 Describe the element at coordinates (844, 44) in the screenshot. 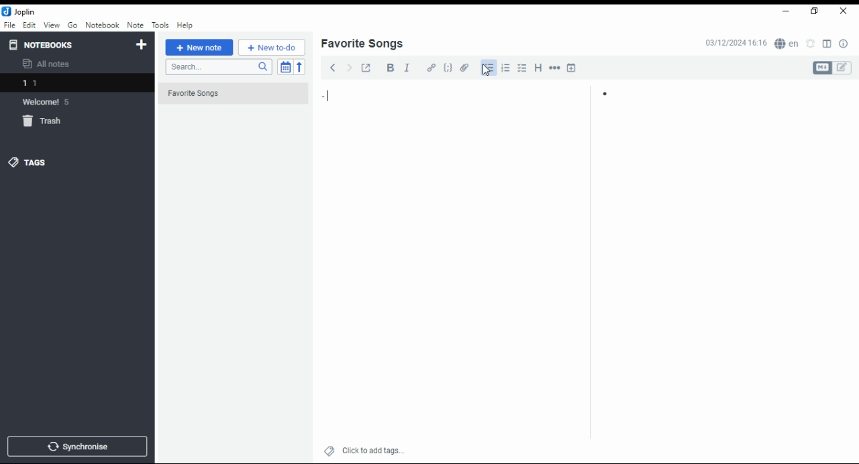

I see `note properties` at that location.